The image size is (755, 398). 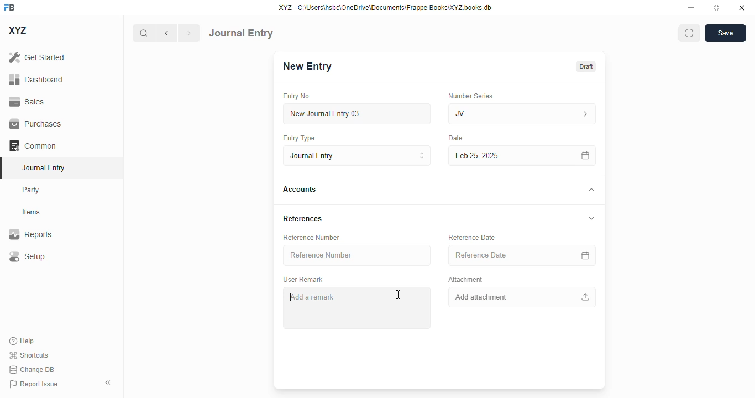 What do you see at coordinates (166, 33) in the screenshot?
I see `previous` at bounding box center [166, 33].